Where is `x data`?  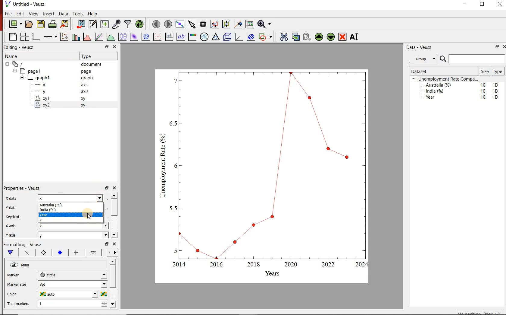
x data is located at coordinates (11, 199).